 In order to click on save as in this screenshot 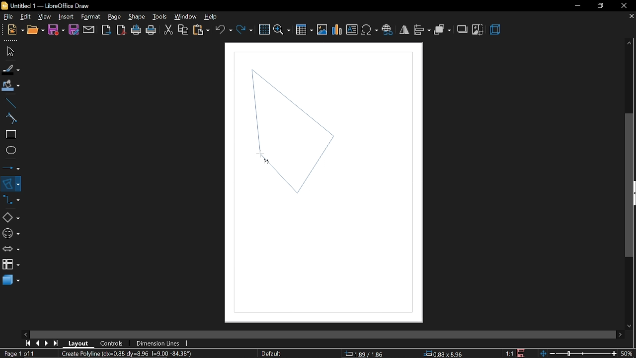, I will do `click(74, 30)`.